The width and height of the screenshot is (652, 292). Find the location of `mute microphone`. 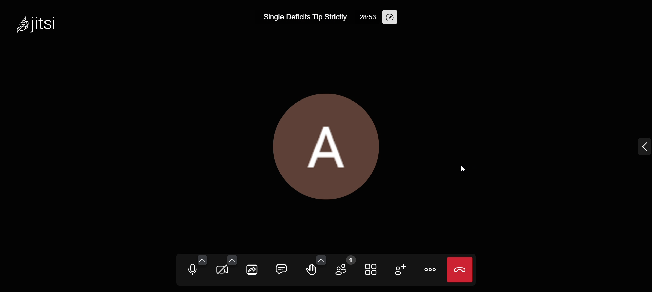

mute microphone is located at coordinates (189, 271).